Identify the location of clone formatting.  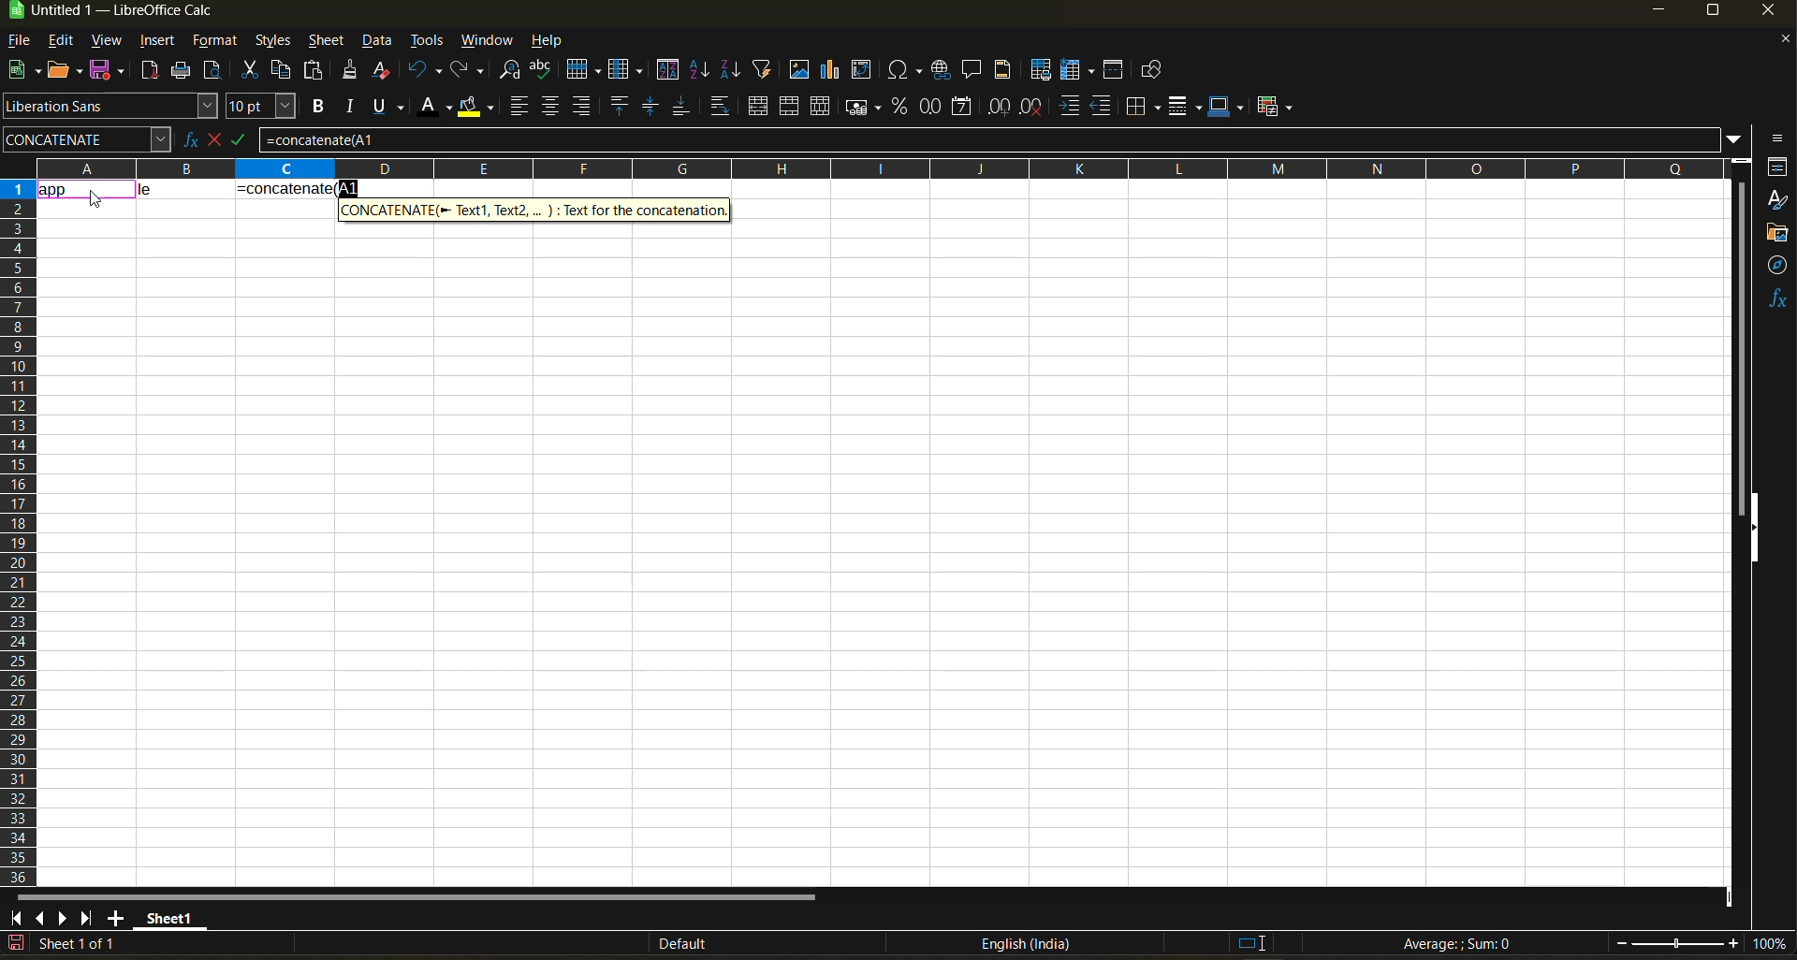
(351, 73).